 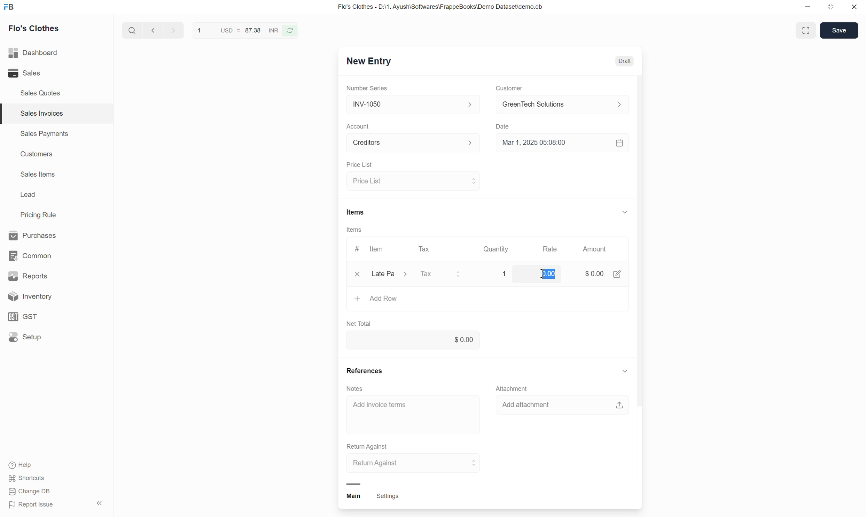 I want to click on Notes, so click(x=355, y=387).